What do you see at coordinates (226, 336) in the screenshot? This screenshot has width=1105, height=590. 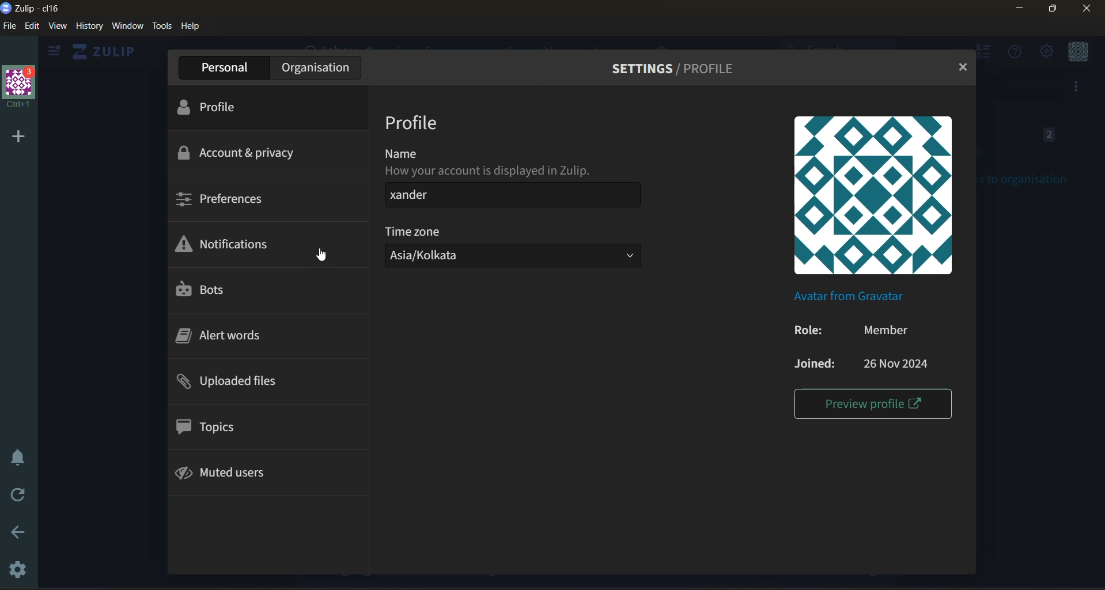 I see `alert words` at bounding box center [226, 336].